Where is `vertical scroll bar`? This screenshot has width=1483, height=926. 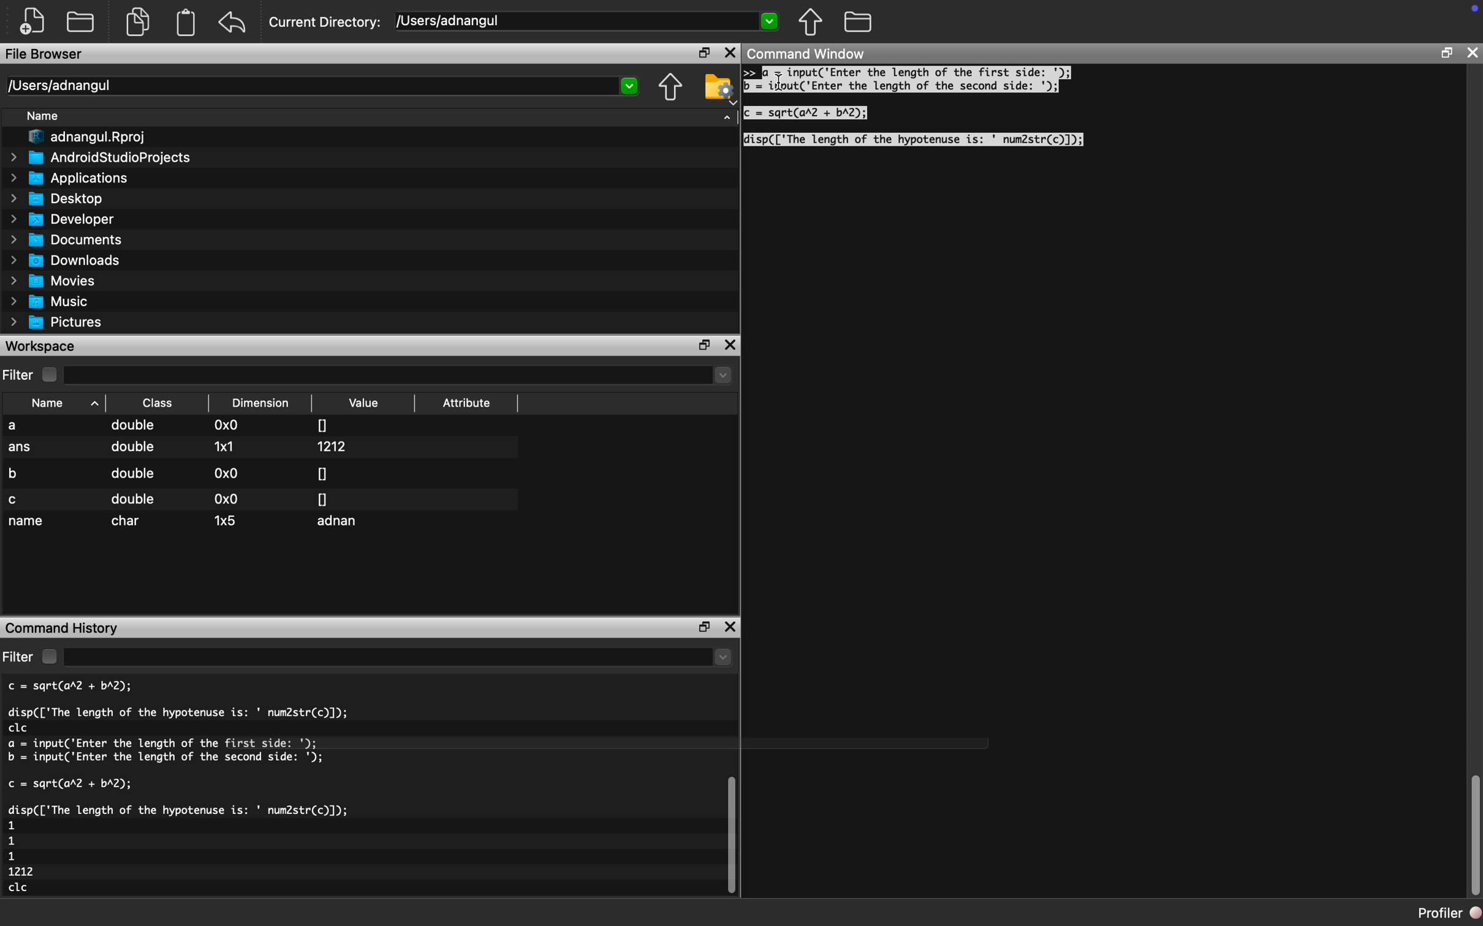
vertical scroll bar is located at coordinates (728, 834).